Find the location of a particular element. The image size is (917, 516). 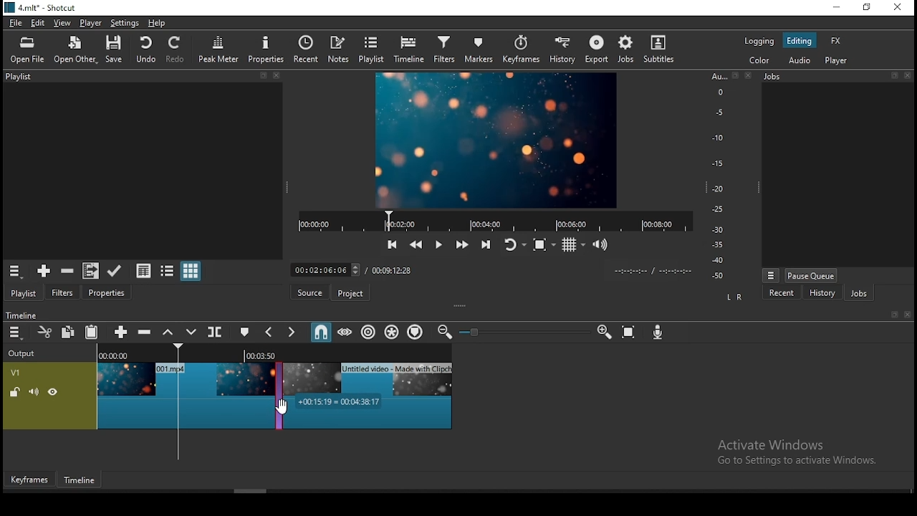

update is located at coordinates (114, 269).